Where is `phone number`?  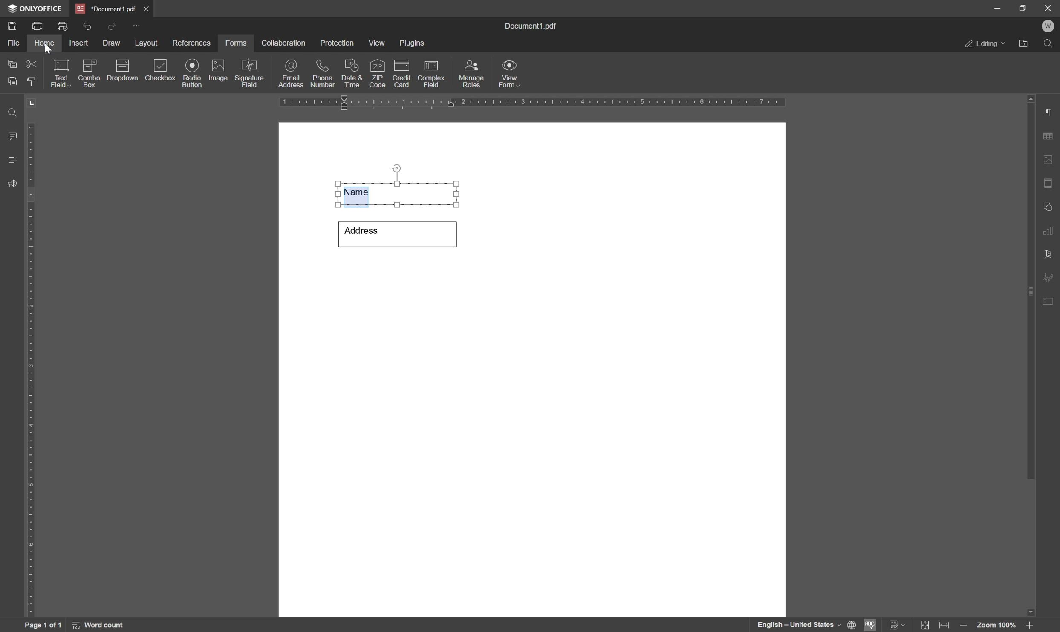 phone number is located at coordinates (323, 74).